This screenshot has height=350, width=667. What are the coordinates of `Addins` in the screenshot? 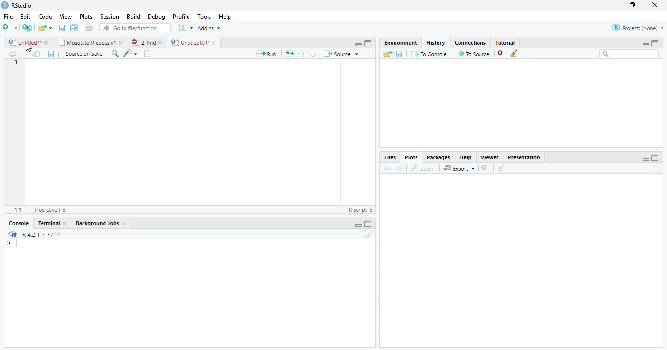 It's located at (209, 29).